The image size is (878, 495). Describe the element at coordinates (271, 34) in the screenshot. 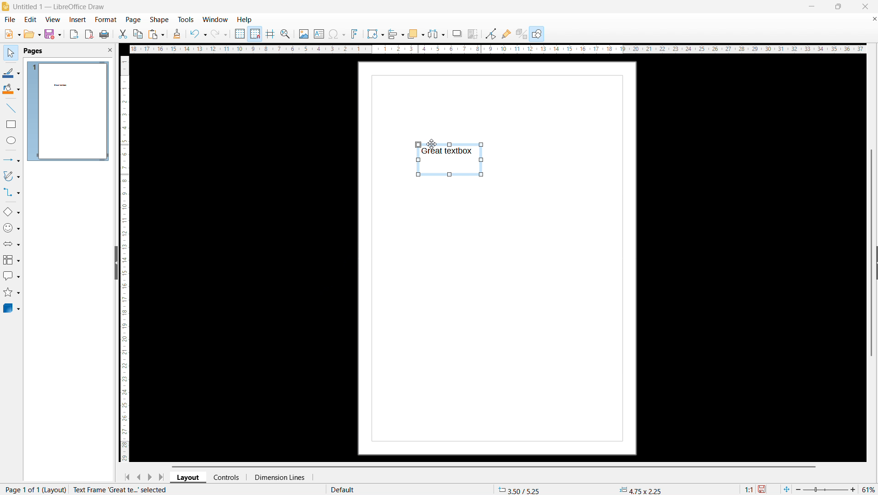

I see `guidelines while moving` at that location.